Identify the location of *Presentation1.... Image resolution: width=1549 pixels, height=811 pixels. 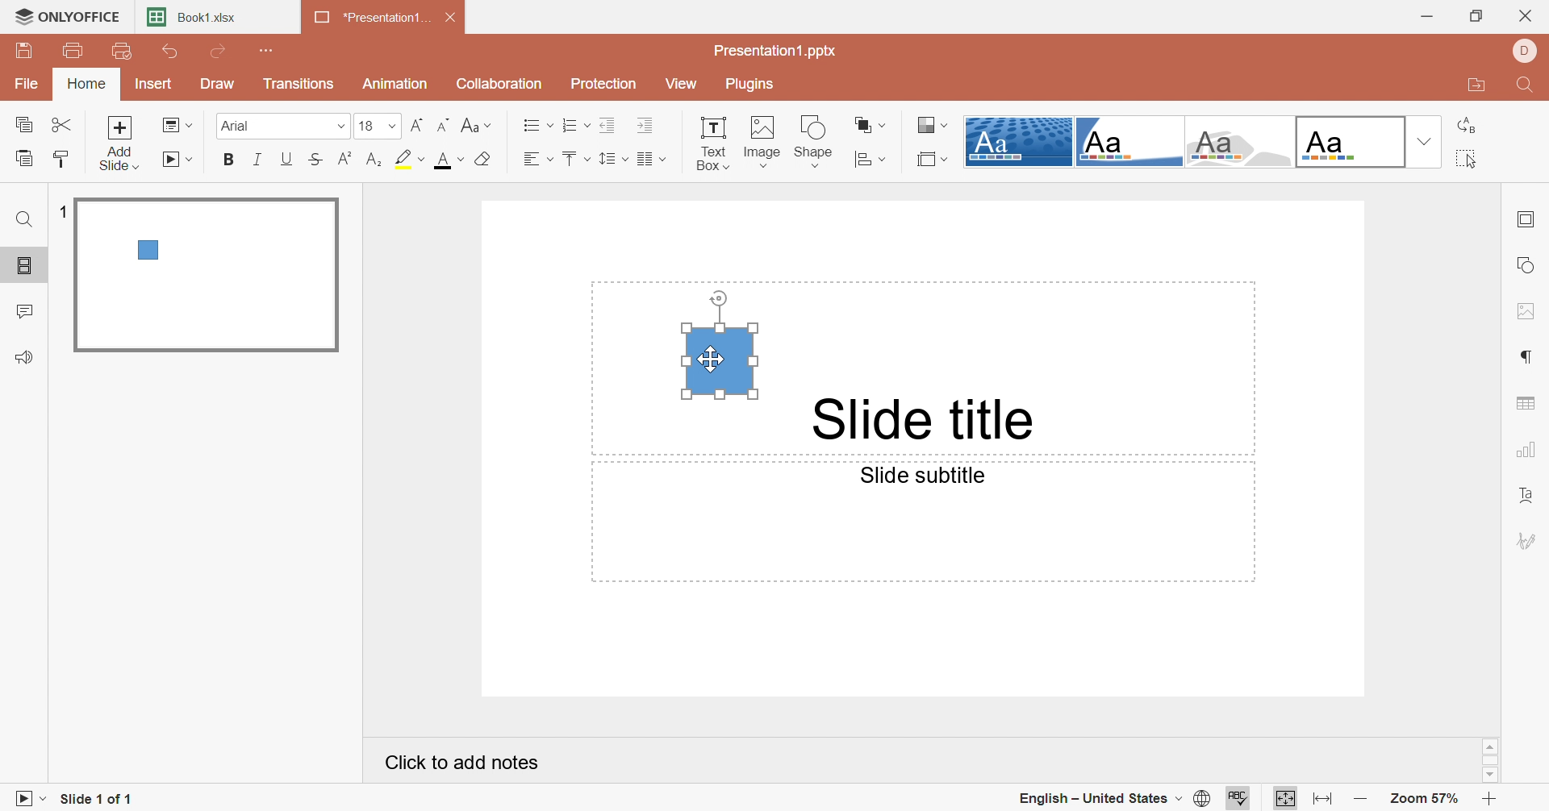
(365, 19).